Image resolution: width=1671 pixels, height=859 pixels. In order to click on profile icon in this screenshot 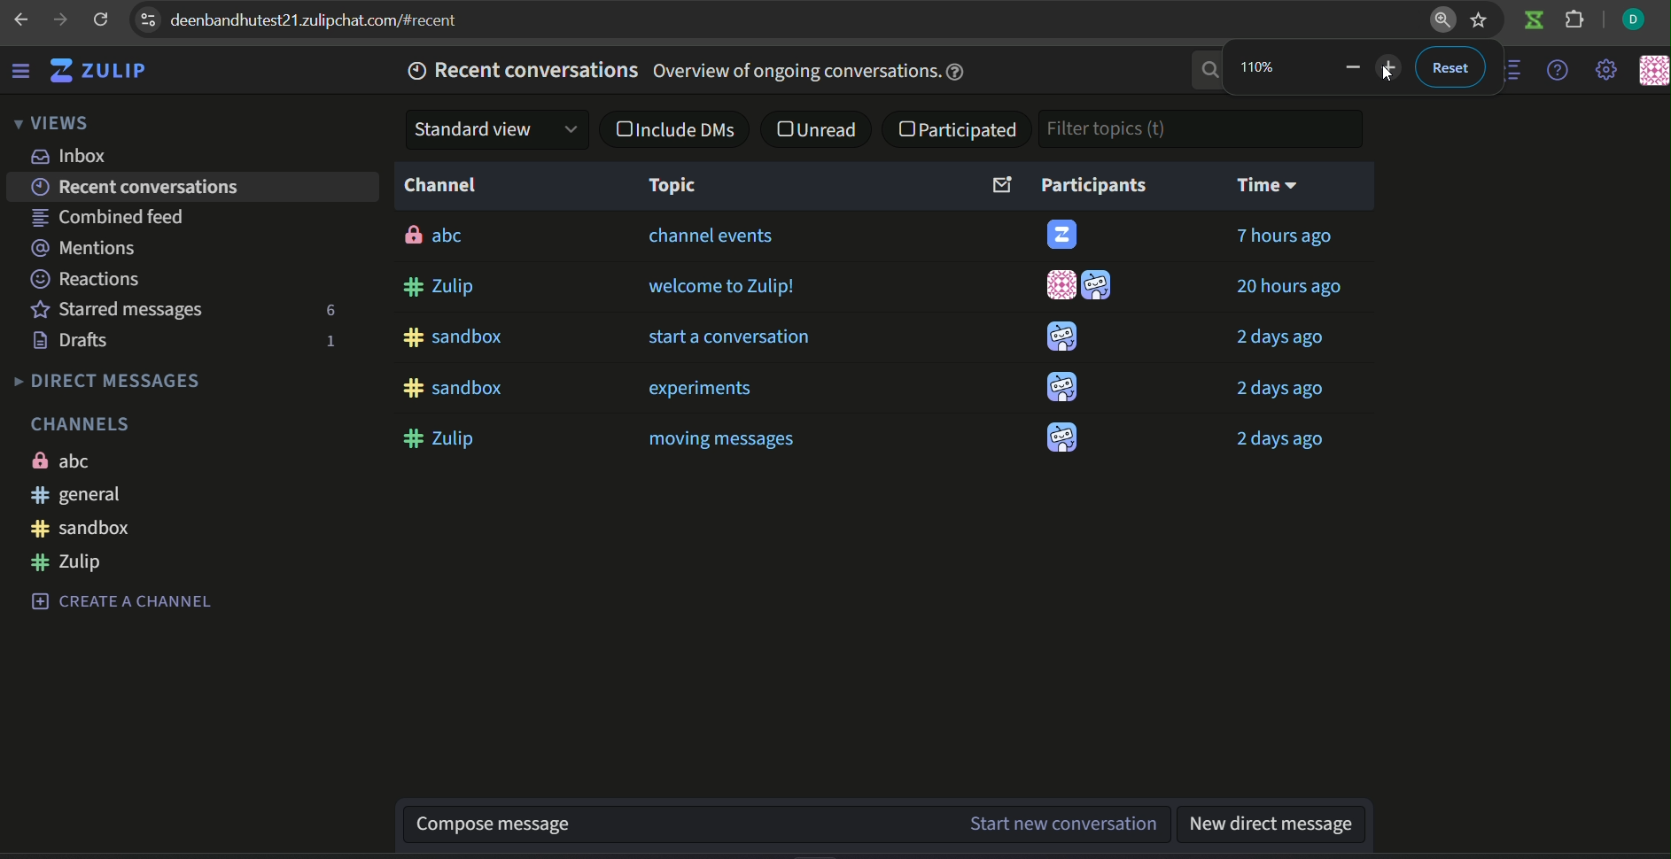, I will do `click(1634, 20)`.